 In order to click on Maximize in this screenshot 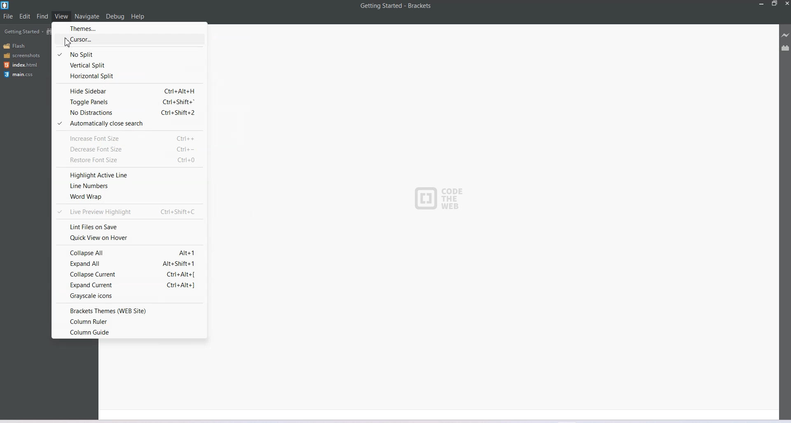, I will do `click(775, 4)`.